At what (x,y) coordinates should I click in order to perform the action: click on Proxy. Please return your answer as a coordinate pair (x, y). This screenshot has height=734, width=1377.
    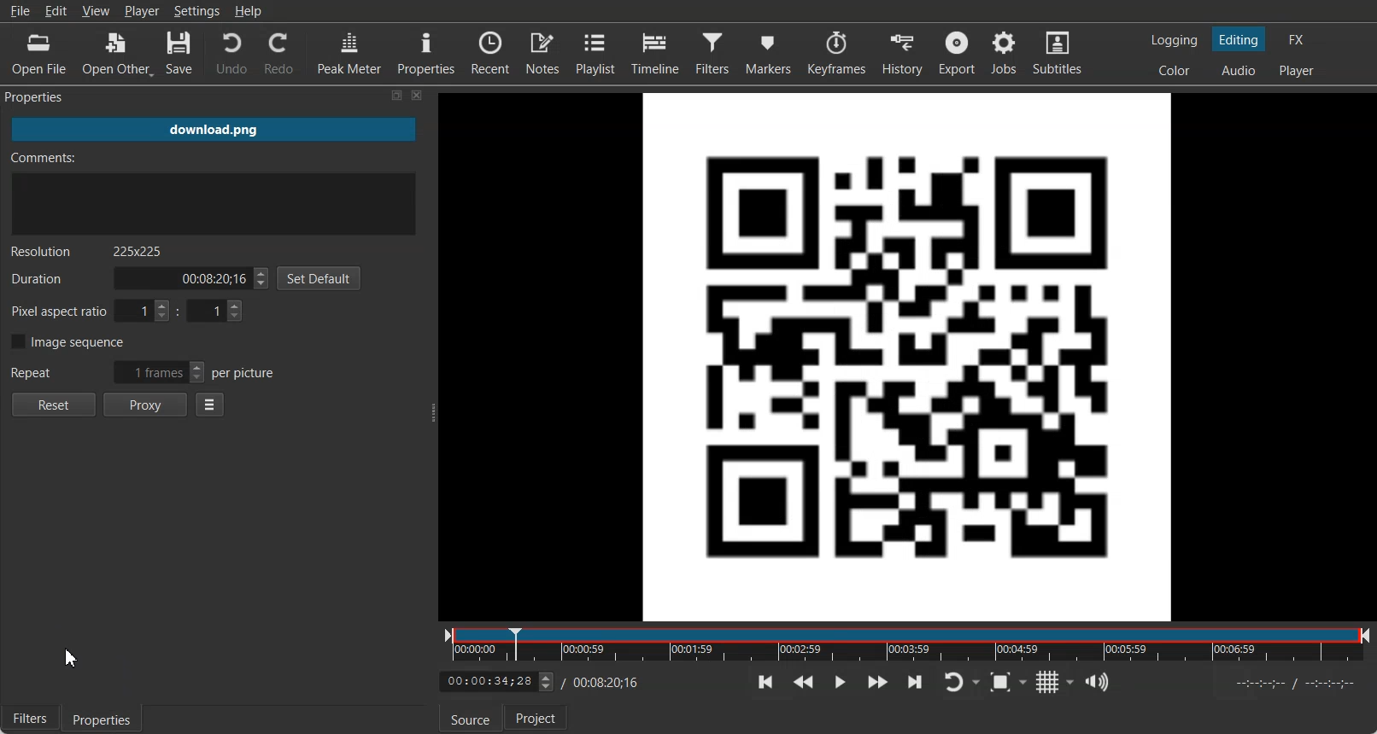
    Looking at the image, I should click on (146, 405).